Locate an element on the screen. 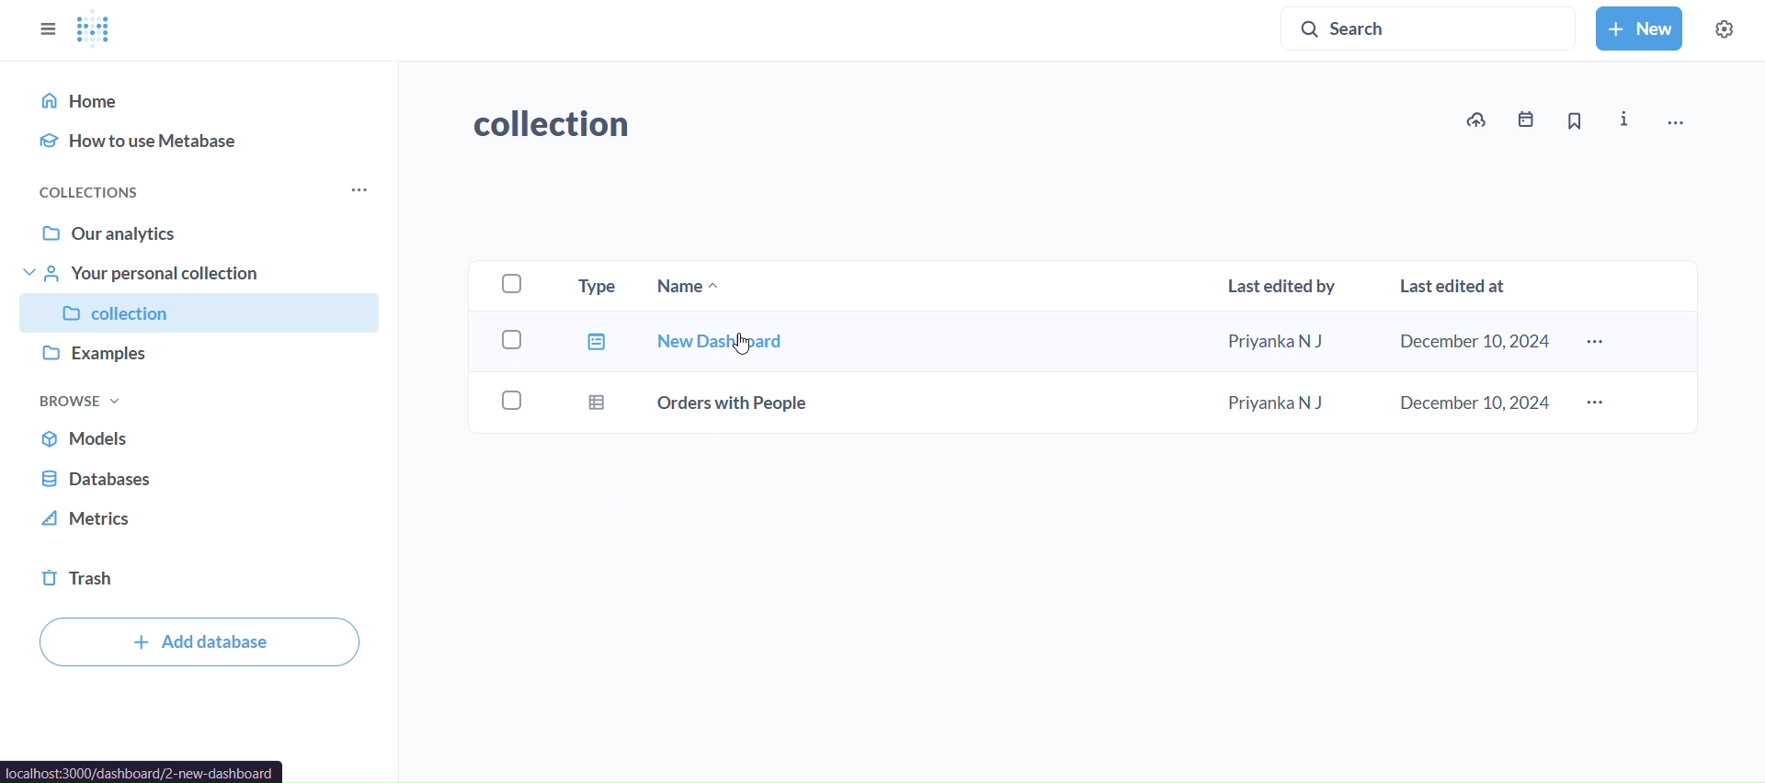 Image resolution: width=1765 pixels, height=783 pixels. new dashboard is located at coordinates (686, 343).